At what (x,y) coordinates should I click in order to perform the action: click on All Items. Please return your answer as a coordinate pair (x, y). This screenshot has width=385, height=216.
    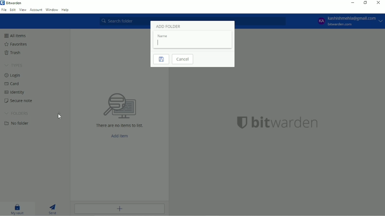
    Looking at the image, I should click on (16, 36).